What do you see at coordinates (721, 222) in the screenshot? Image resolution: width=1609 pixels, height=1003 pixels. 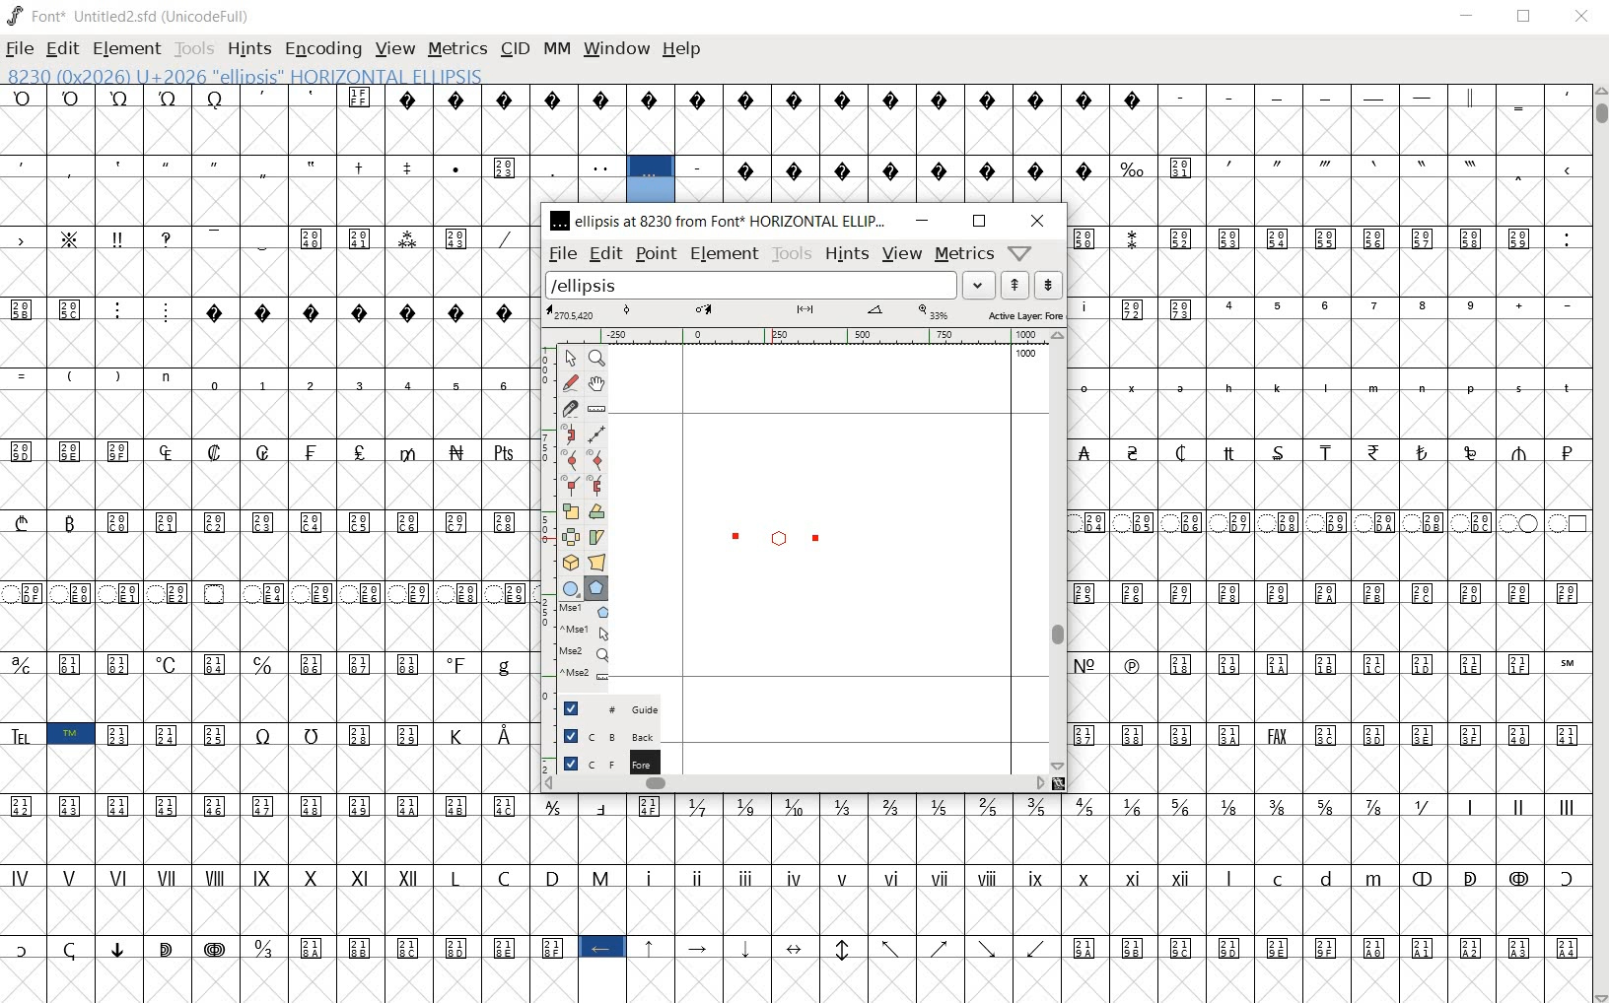 I see `ellipsis at 8230 from FONT HORIZONTAL ELLIPSIS` at bounding box center [721, 222].